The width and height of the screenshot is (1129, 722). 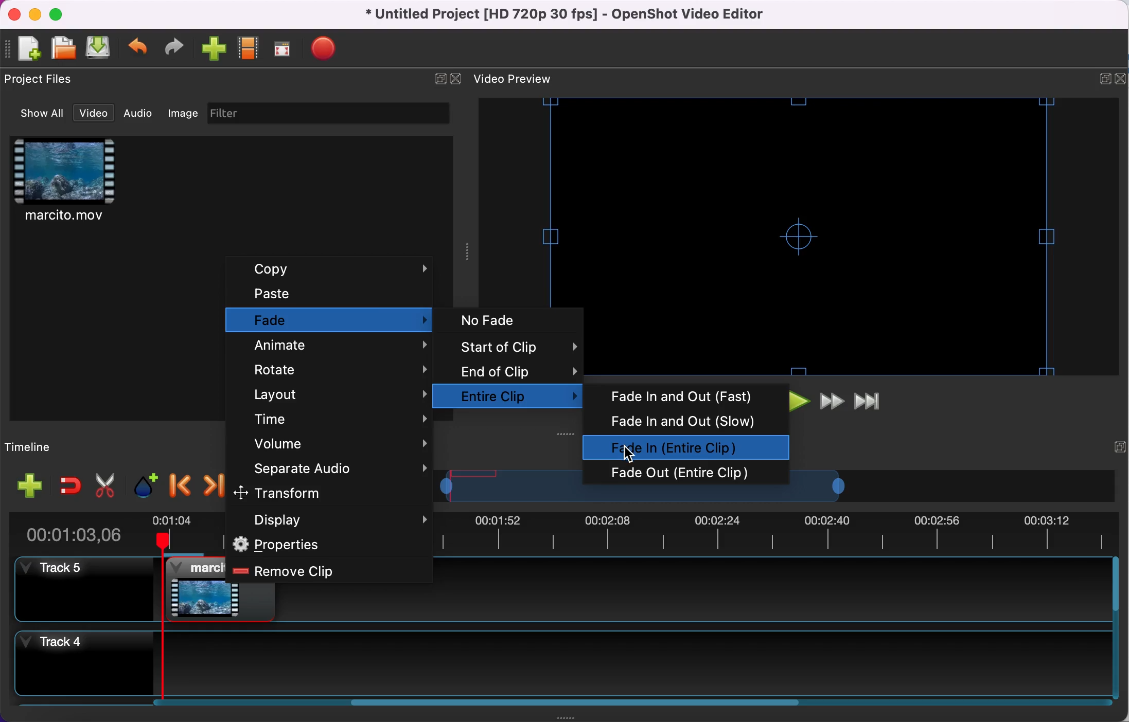 What do you see at coordinates (513, 321) in the screenshot?
I see `no fade` at bounding box center [513, 321].